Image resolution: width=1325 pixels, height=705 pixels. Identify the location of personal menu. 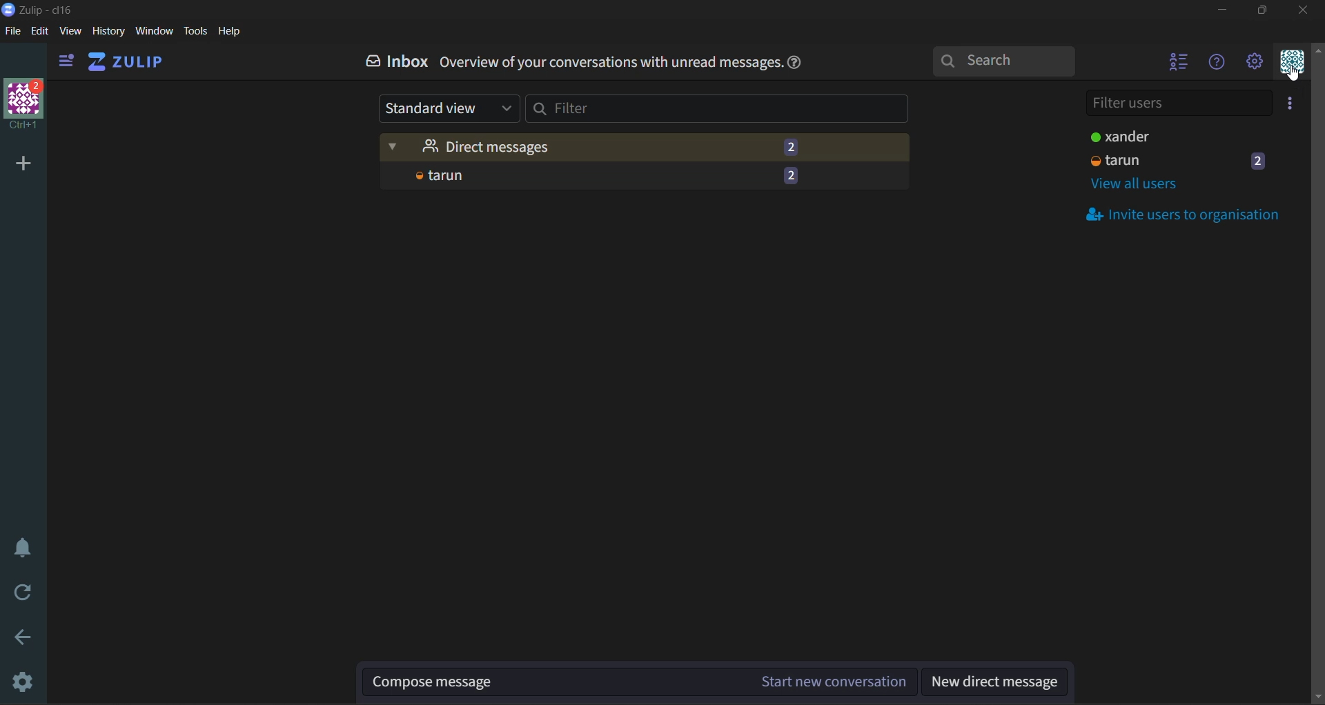
(1292, 64).